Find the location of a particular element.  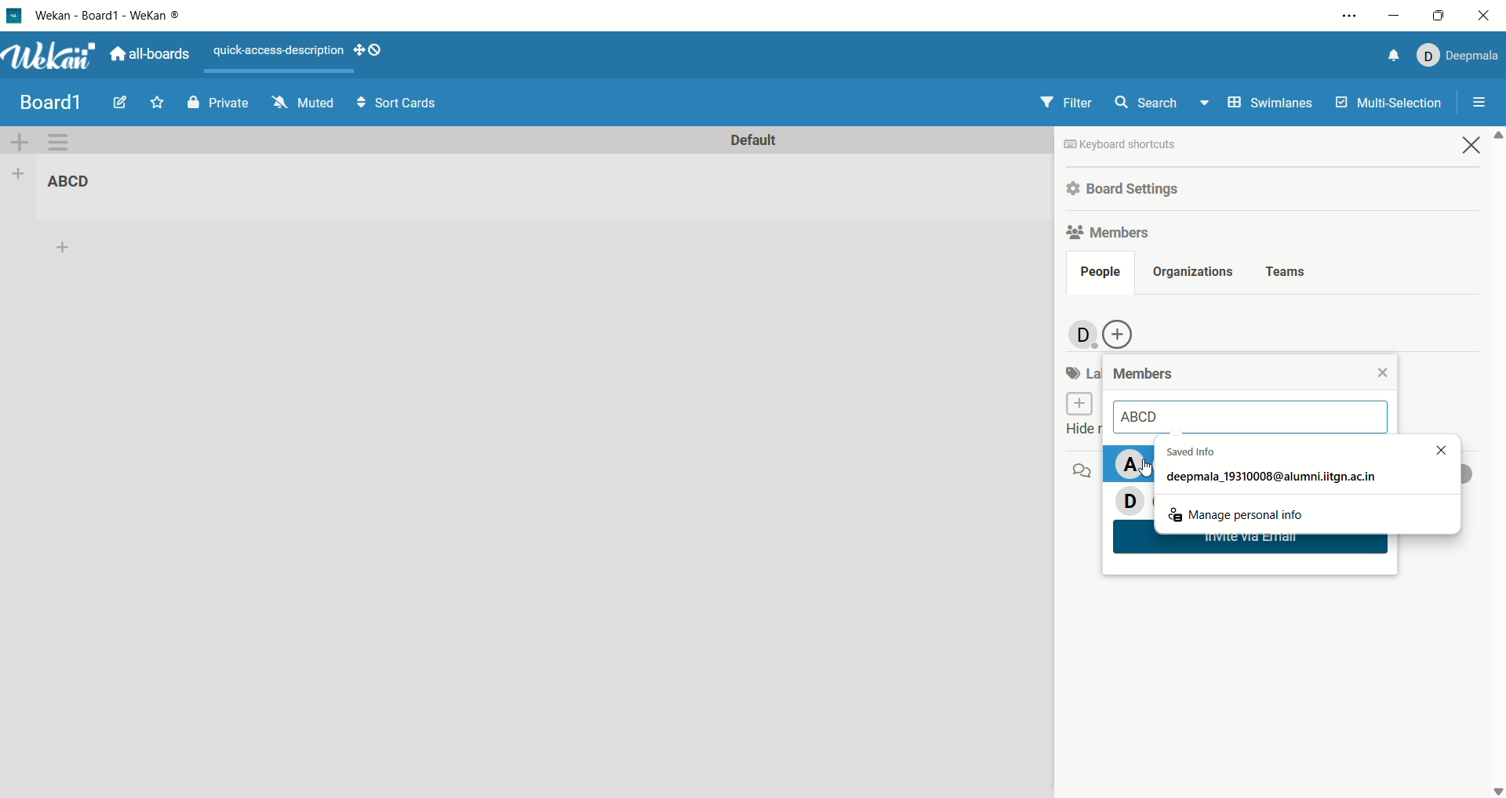

add people is located at coordinates (1121, 335).